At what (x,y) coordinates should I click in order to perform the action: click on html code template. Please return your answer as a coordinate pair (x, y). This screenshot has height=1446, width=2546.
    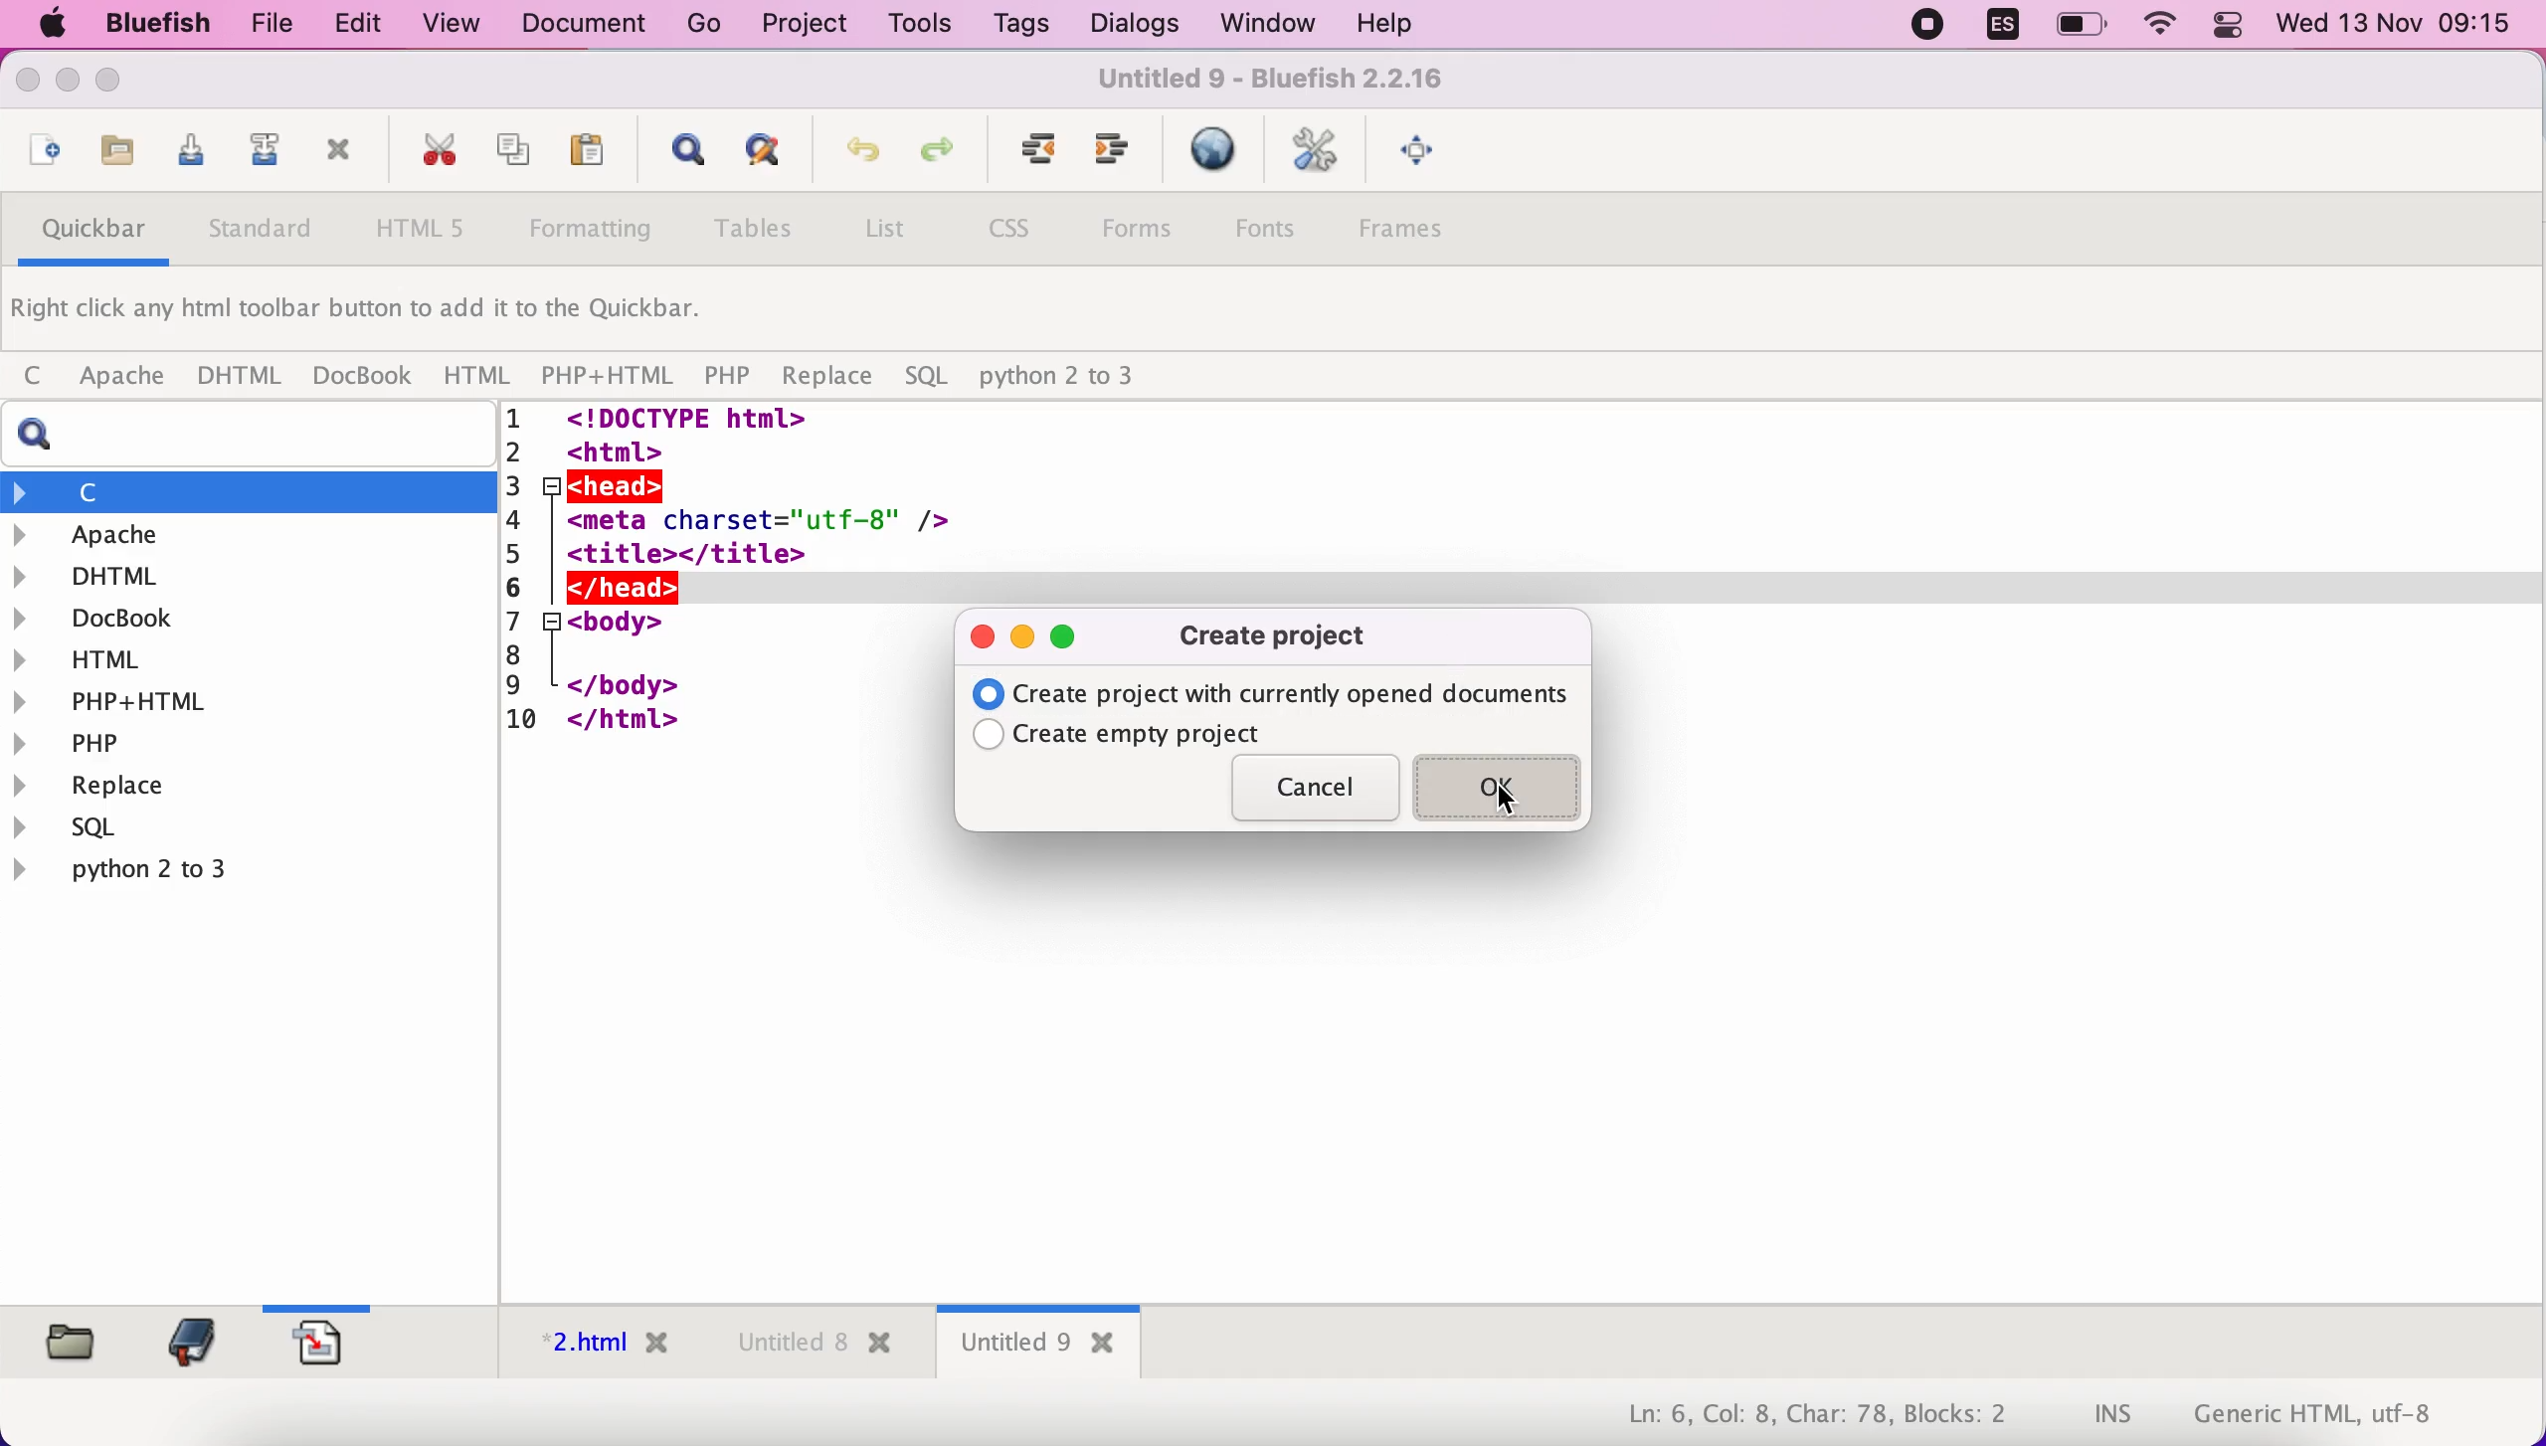
    Looking at the image, I should click on (733, 595).